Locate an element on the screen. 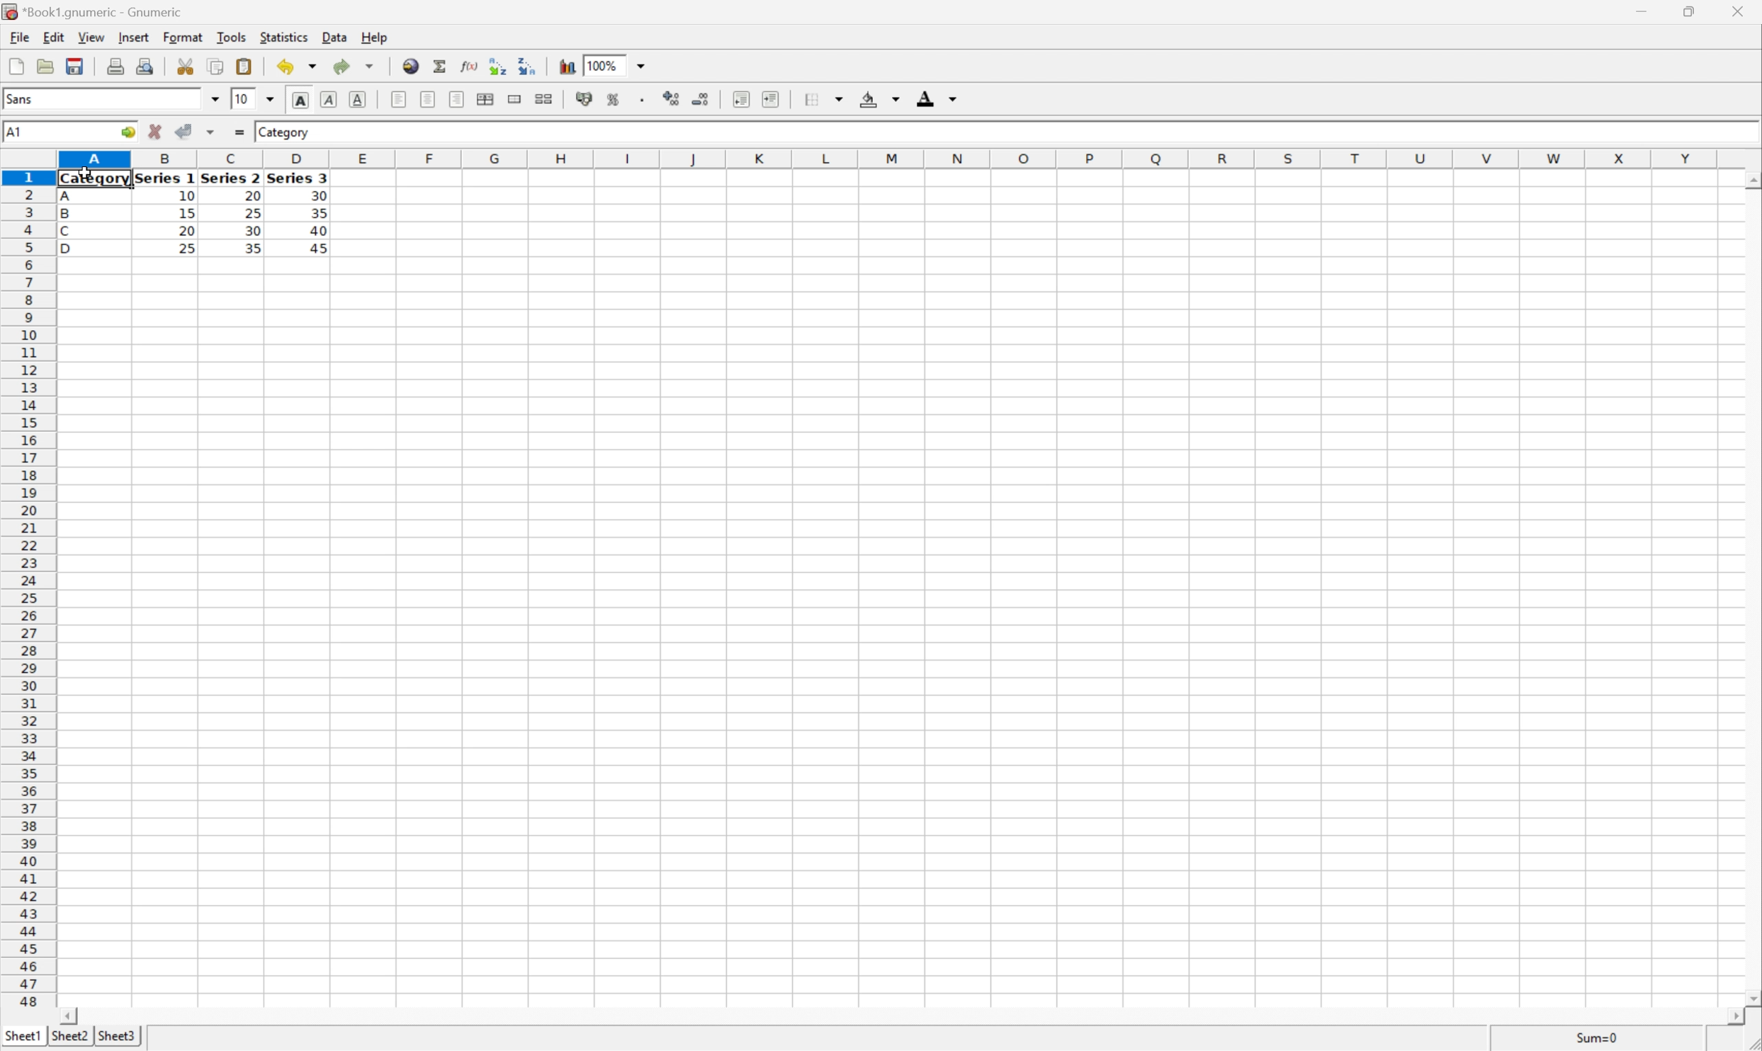 This screenshot has height=1051, width=1762. Category is located at coordinates (286, 133).